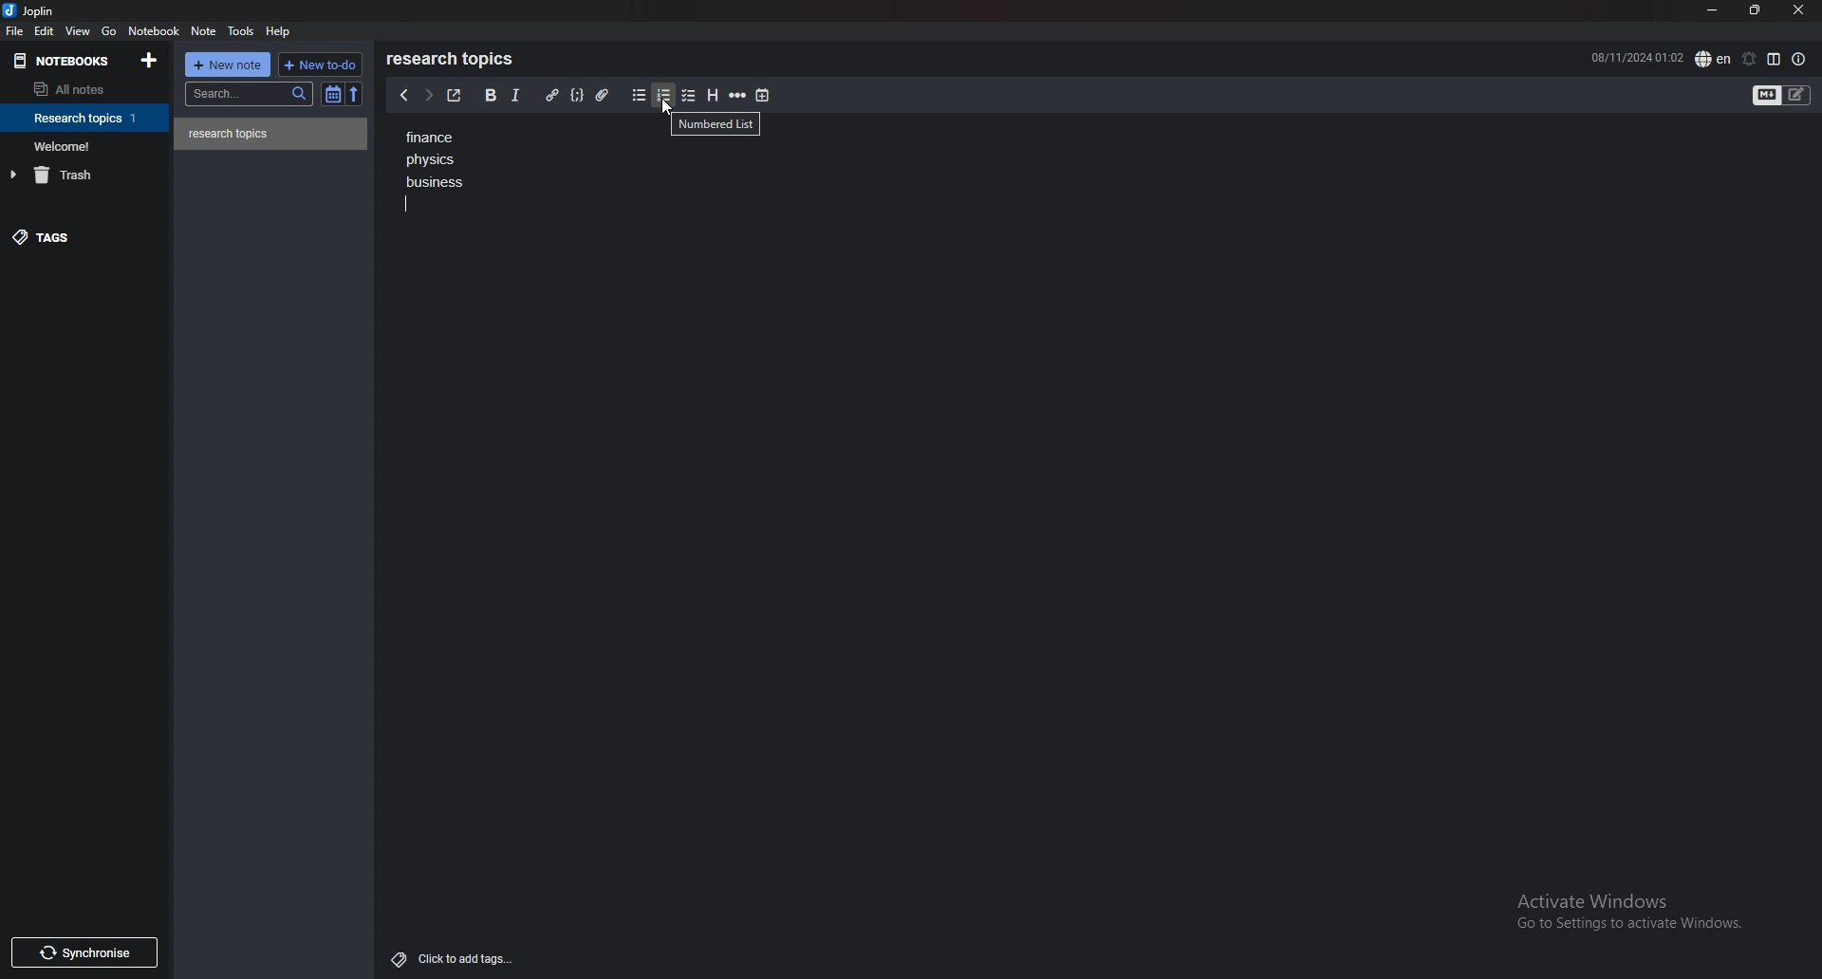  Describe the element at coordinates (1747, 59) in the screenshot. I see `set alarm` at that location.